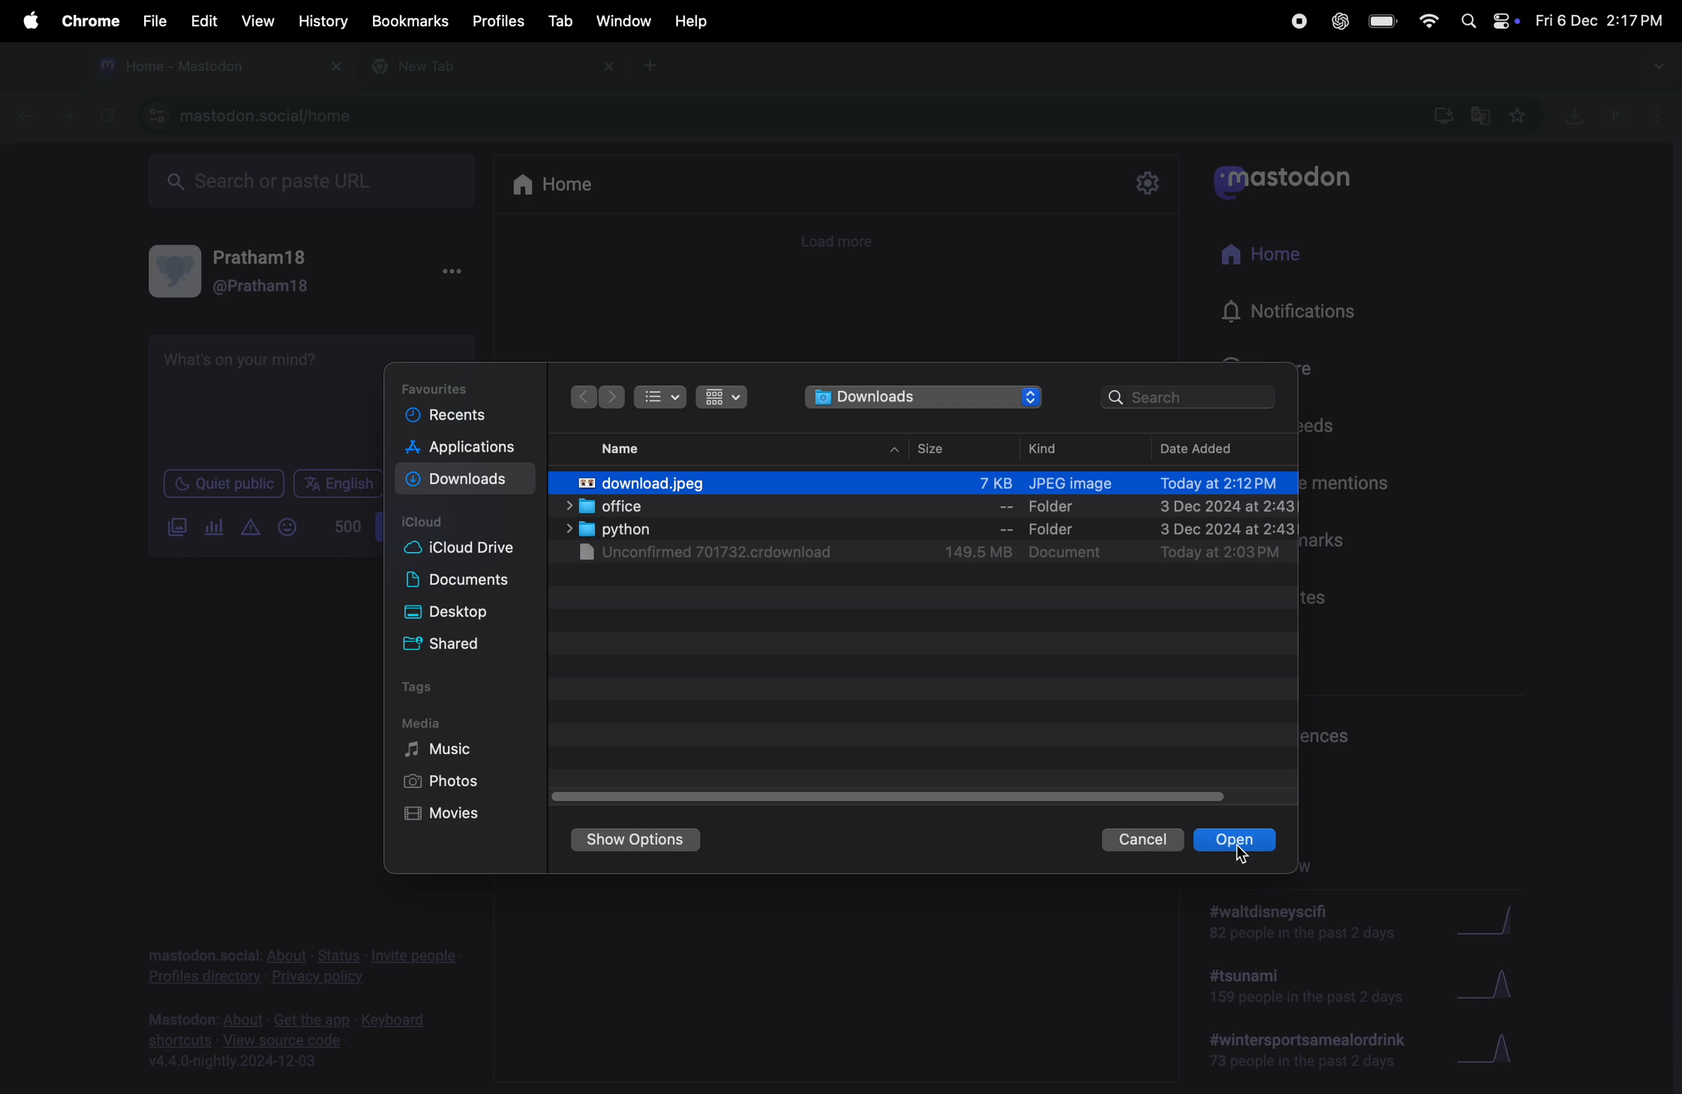 The image size is (1682, 1094). I want to click on refresh, so click(105, 114).